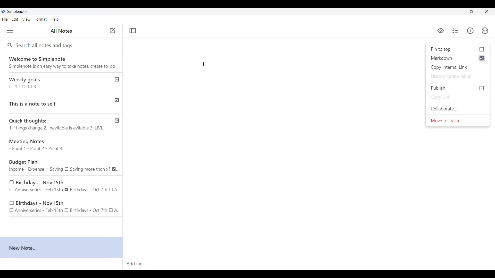 The image size is (495, 278). Describe the element at coordinates (55, 102) in the screenshot. I see `This is a note to self` at that location.